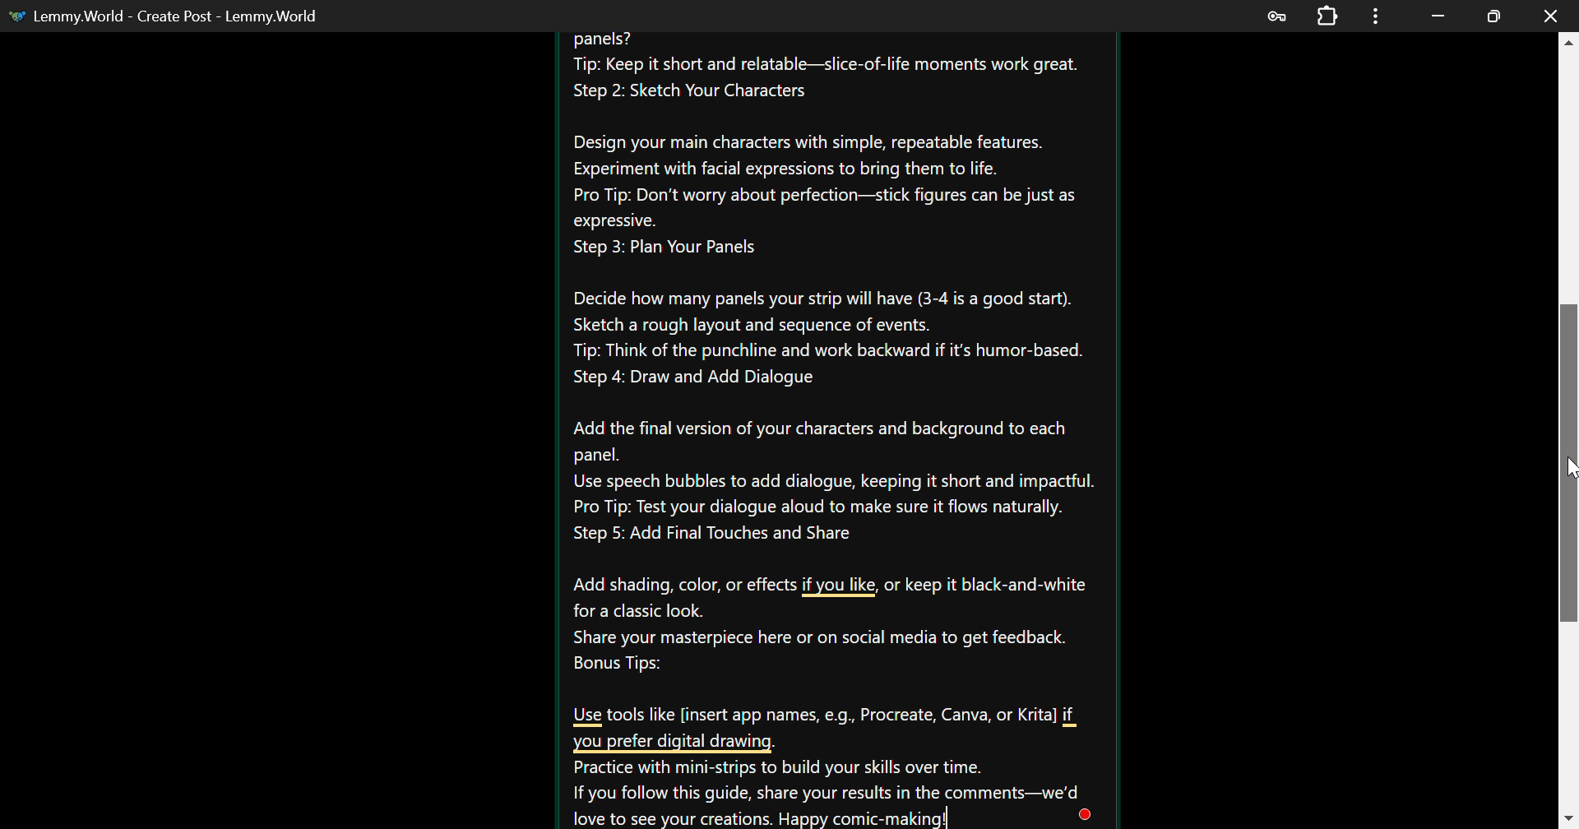  I want to click on Minimize, so click(1497, 16).